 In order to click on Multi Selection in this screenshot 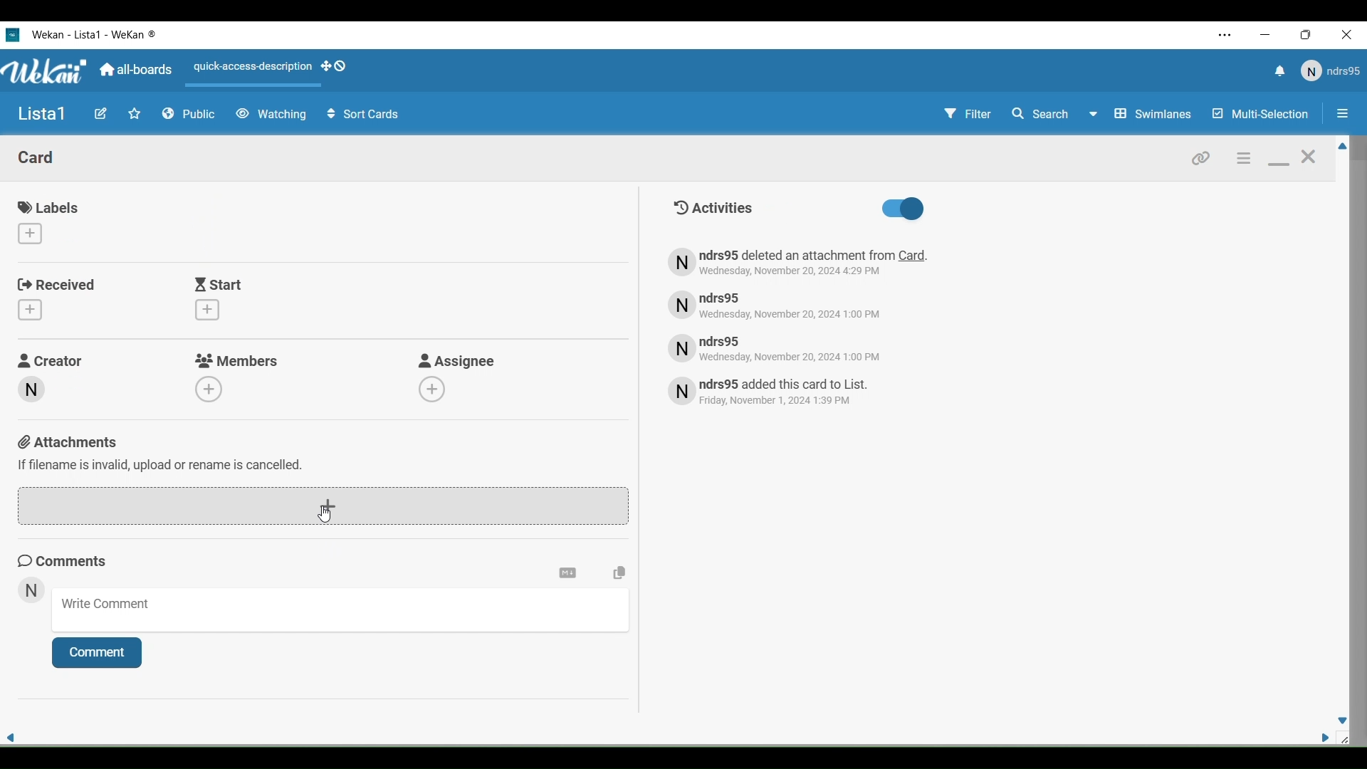, I will do `click(1259, 115)`.